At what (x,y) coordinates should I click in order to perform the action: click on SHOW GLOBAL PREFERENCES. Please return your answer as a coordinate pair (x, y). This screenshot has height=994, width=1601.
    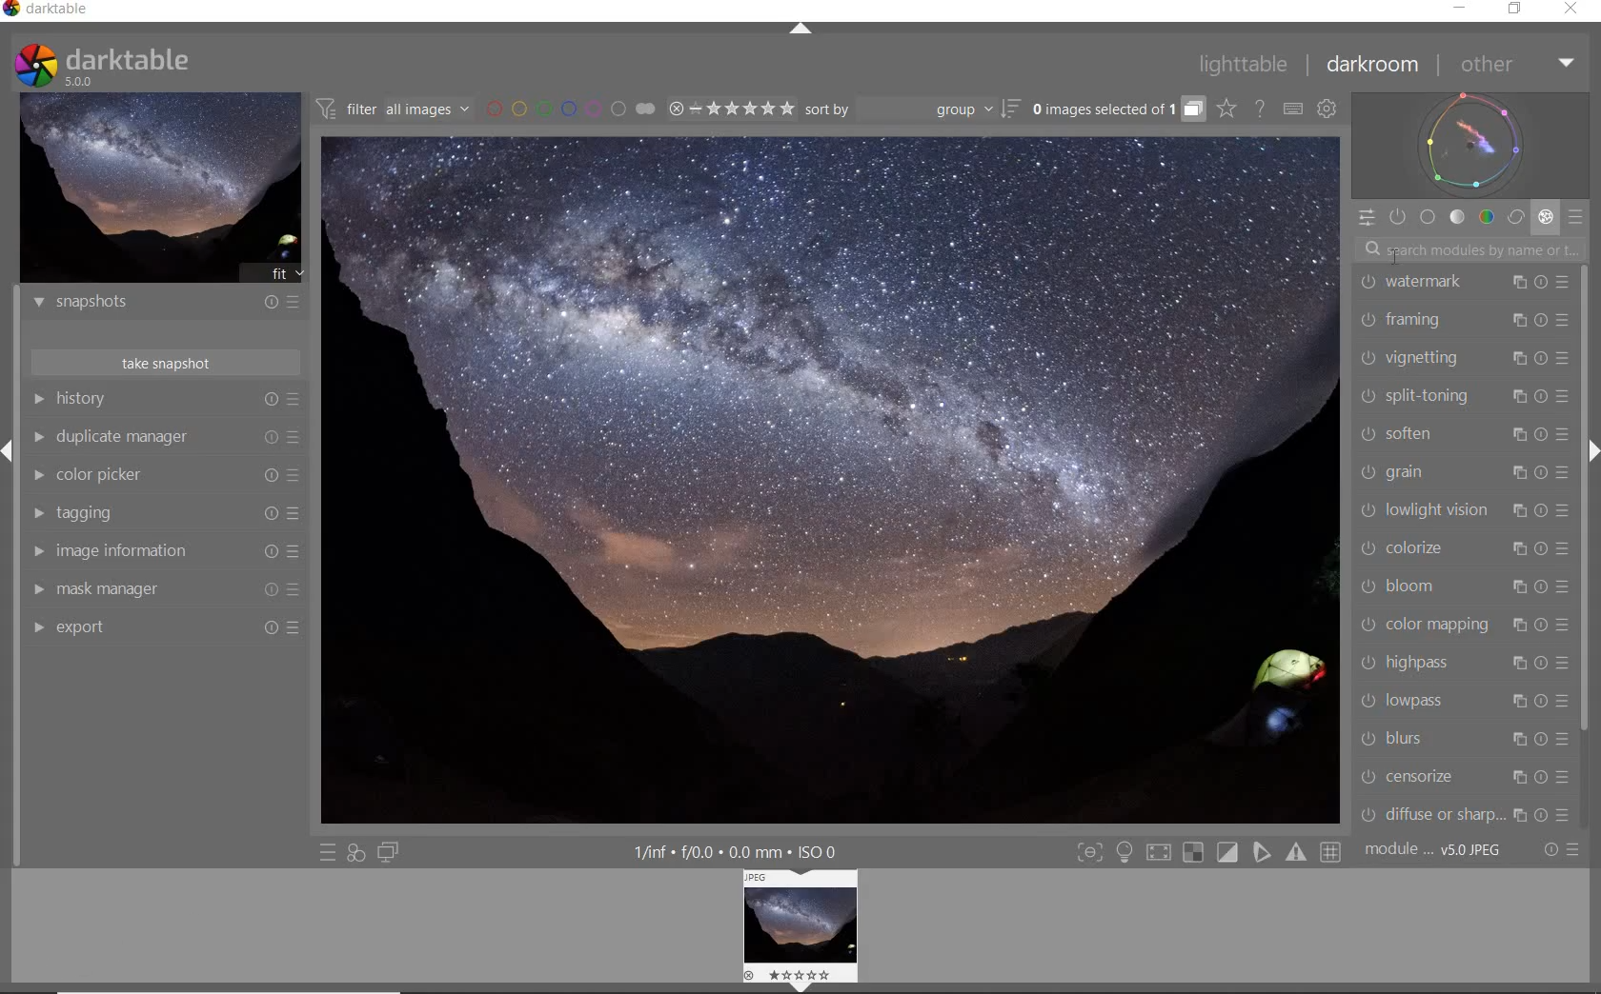
    Looking at the image, I should click on (1326, 108).